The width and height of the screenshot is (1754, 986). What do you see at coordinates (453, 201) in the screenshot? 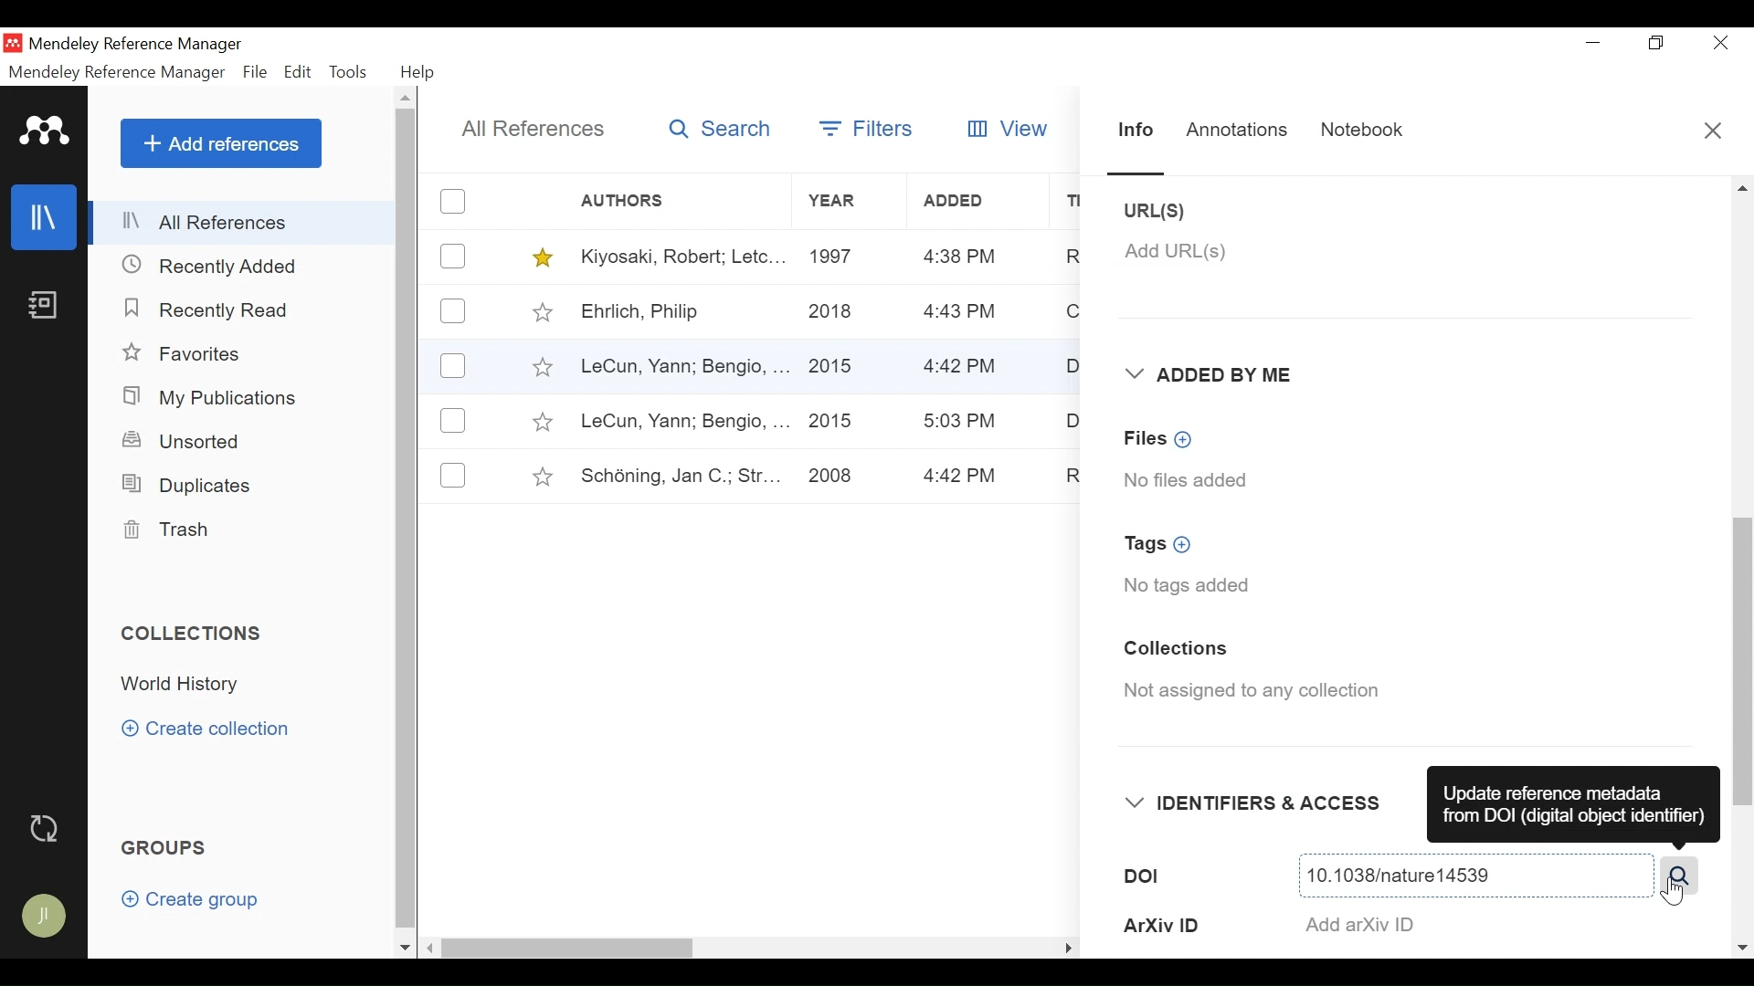
I see `(un)select` at bounding box center [453, 201].